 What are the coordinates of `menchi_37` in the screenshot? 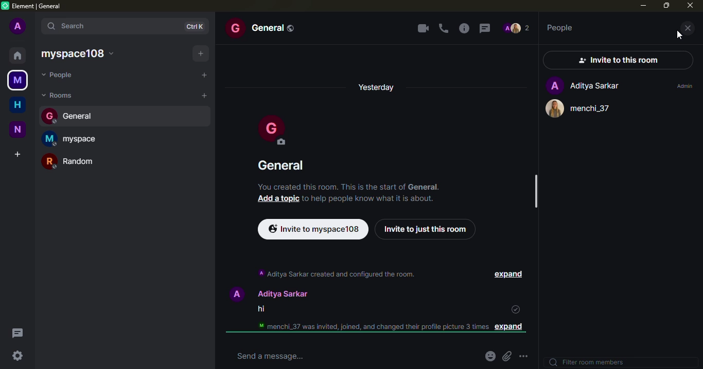 It's located at (582, 109).